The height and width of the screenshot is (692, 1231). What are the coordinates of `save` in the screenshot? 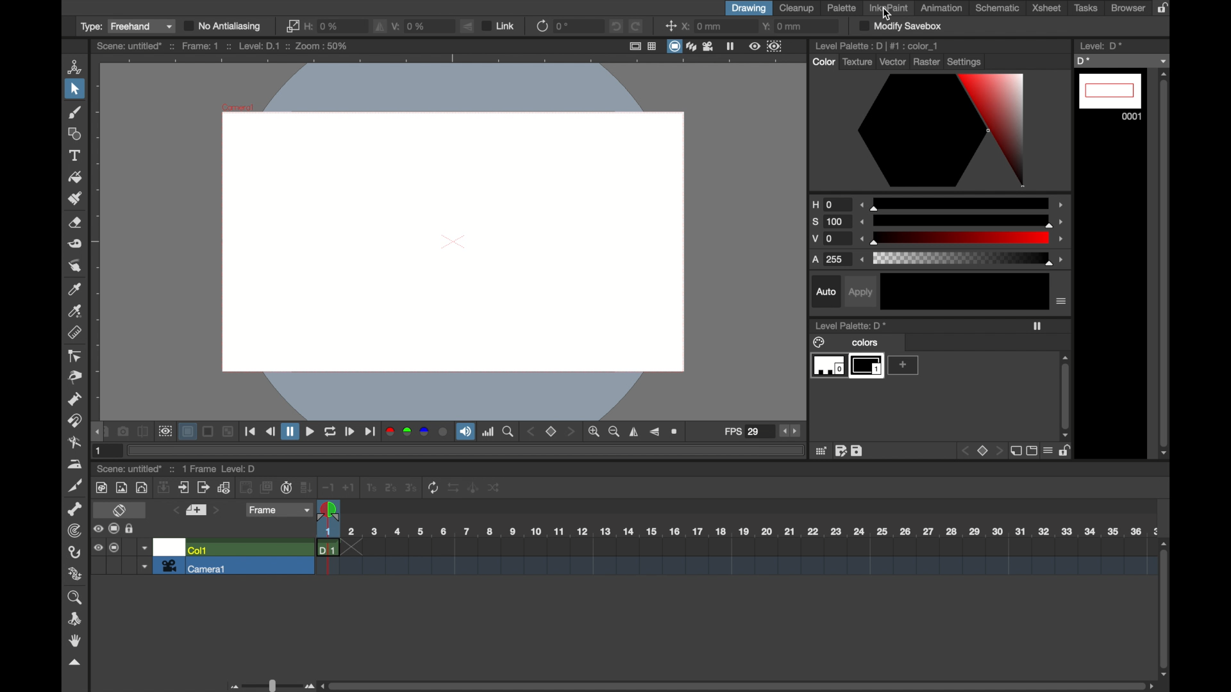 It's located at (857, 451).